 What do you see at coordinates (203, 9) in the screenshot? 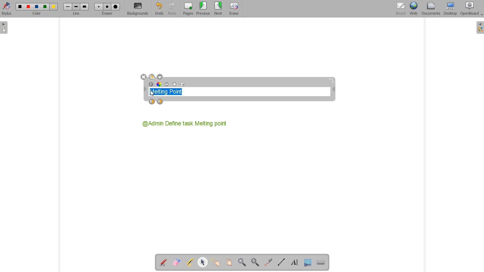
I see `` at bounding box center [203, 9].